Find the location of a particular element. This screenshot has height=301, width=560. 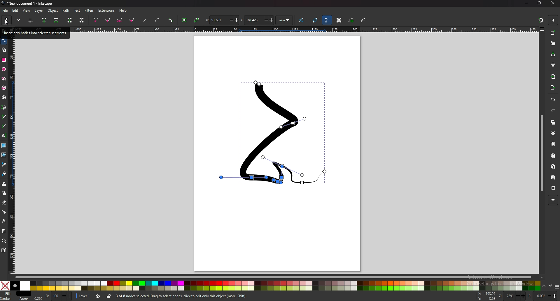

delete selected nodes is located at coordinates (31, 20).